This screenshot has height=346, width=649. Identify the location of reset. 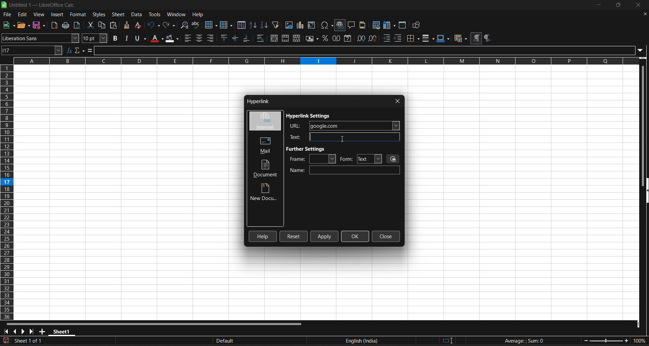
(294, 237).